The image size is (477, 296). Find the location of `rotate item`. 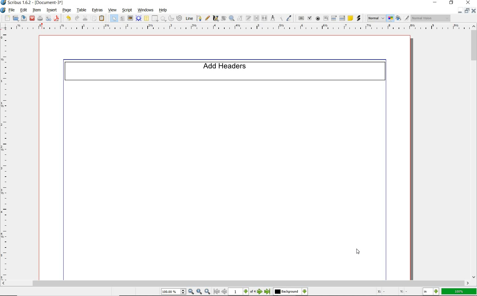

rotate item is located at coordinates (223, 19).